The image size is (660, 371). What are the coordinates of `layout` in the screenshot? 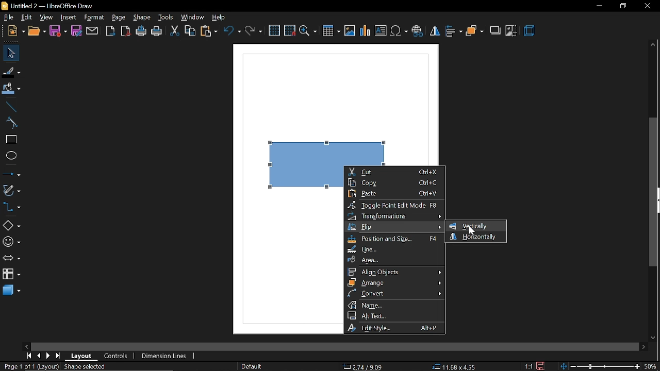 It's located at (81, 356).